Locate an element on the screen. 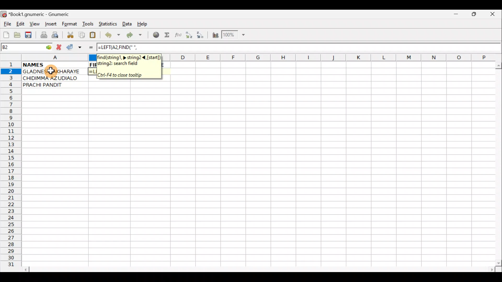 The width and height of the screenshot is (502, 282). Cancel change is located at coordinates (60, 46).